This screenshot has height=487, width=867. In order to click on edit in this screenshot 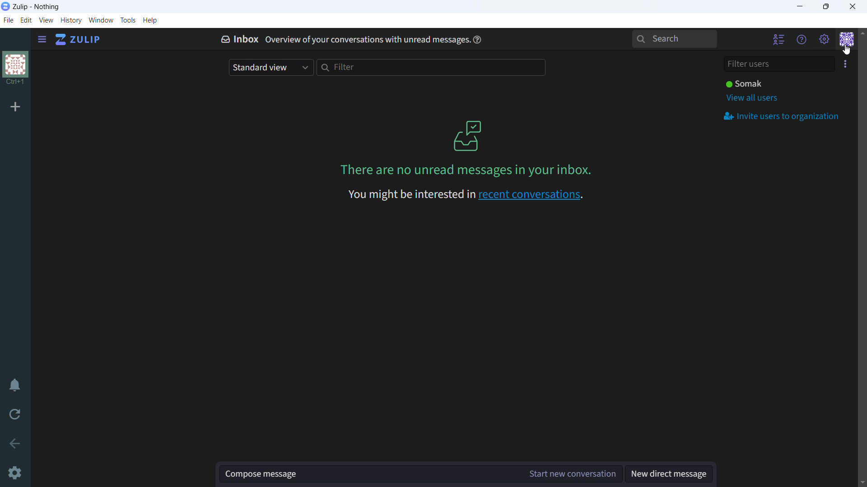, I will do `click(26, 20)`.